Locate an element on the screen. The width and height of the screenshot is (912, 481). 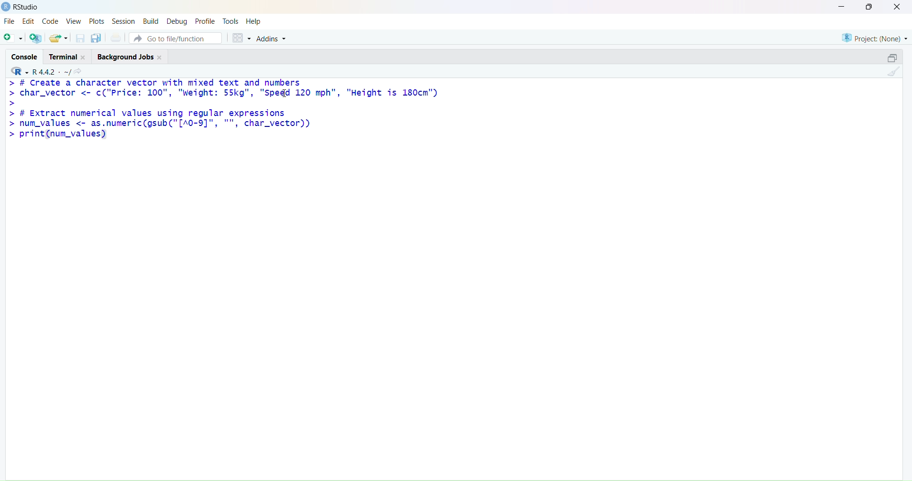
build is located at coordinates (152, 22).